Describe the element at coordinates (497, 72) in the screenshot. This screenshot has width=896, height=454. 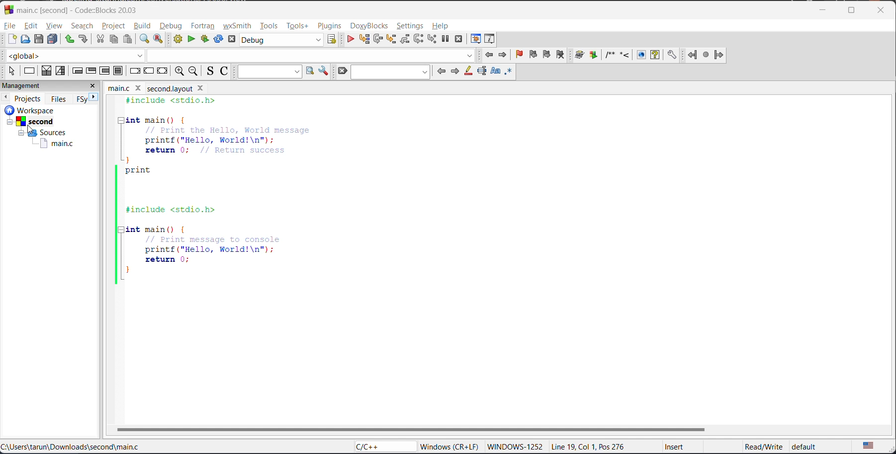
I see `match case` at that location.